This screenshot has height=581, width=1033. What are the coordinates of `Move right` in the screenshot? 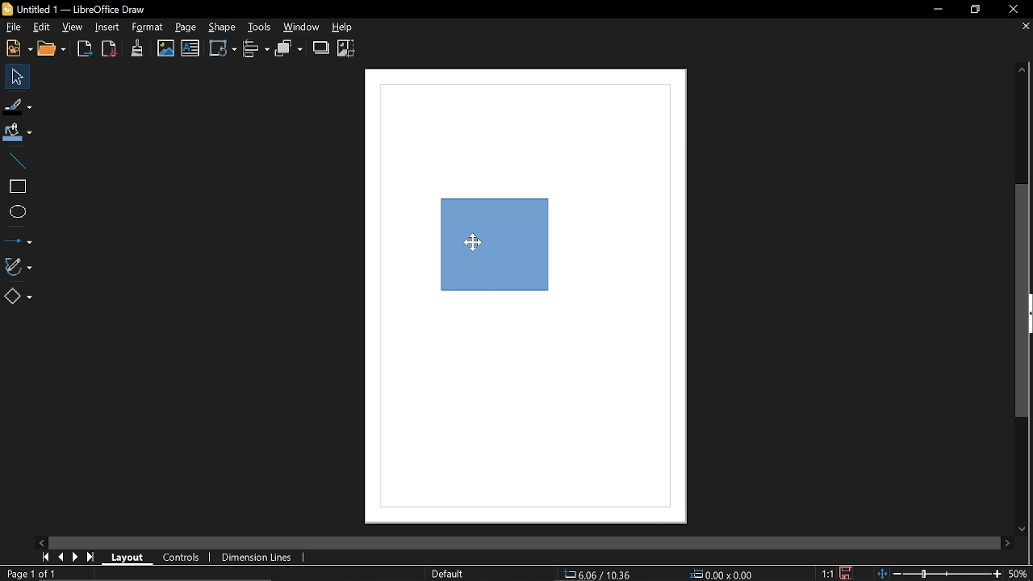 It's located at (1006, 543).